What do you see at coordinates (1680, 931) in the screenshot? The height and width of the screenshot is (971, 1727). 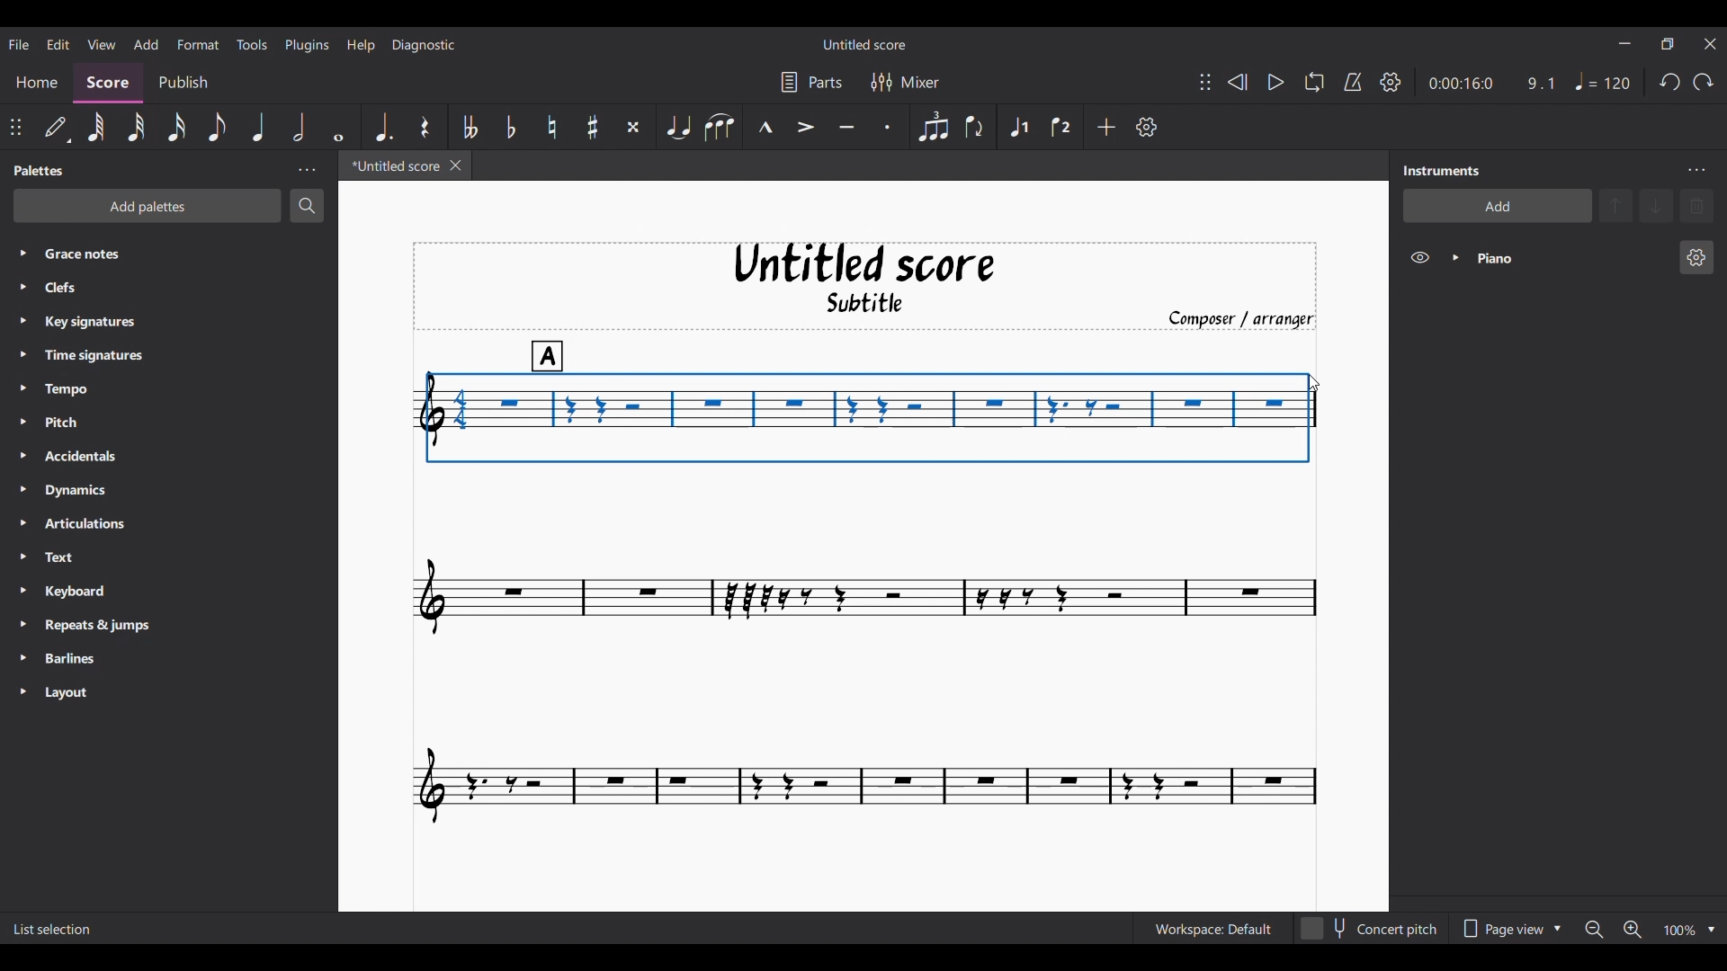 I see `Zoom factor` at bounding box center [1680, 931].